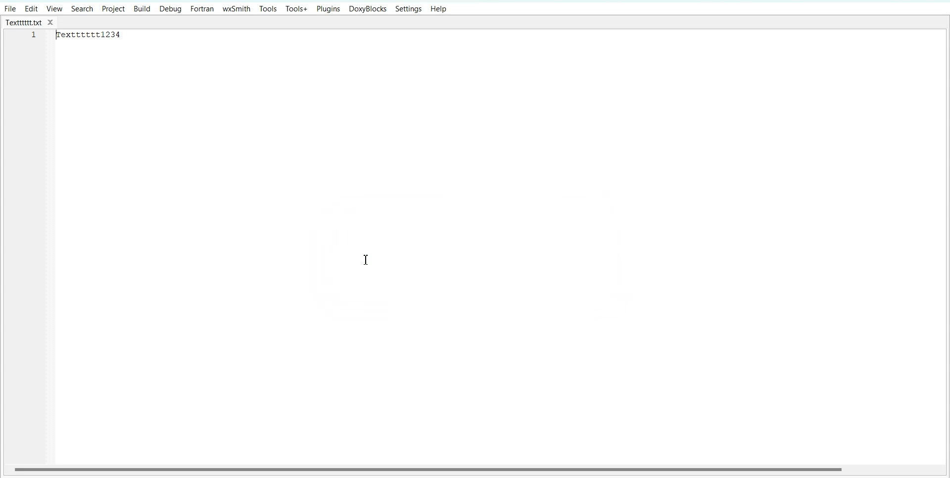 Image resolution: width=950 pixels, height=478 pixels. Describe the element at coordinates (368, 9) in the screenshot. I see `DoxyBlocks` at that location.